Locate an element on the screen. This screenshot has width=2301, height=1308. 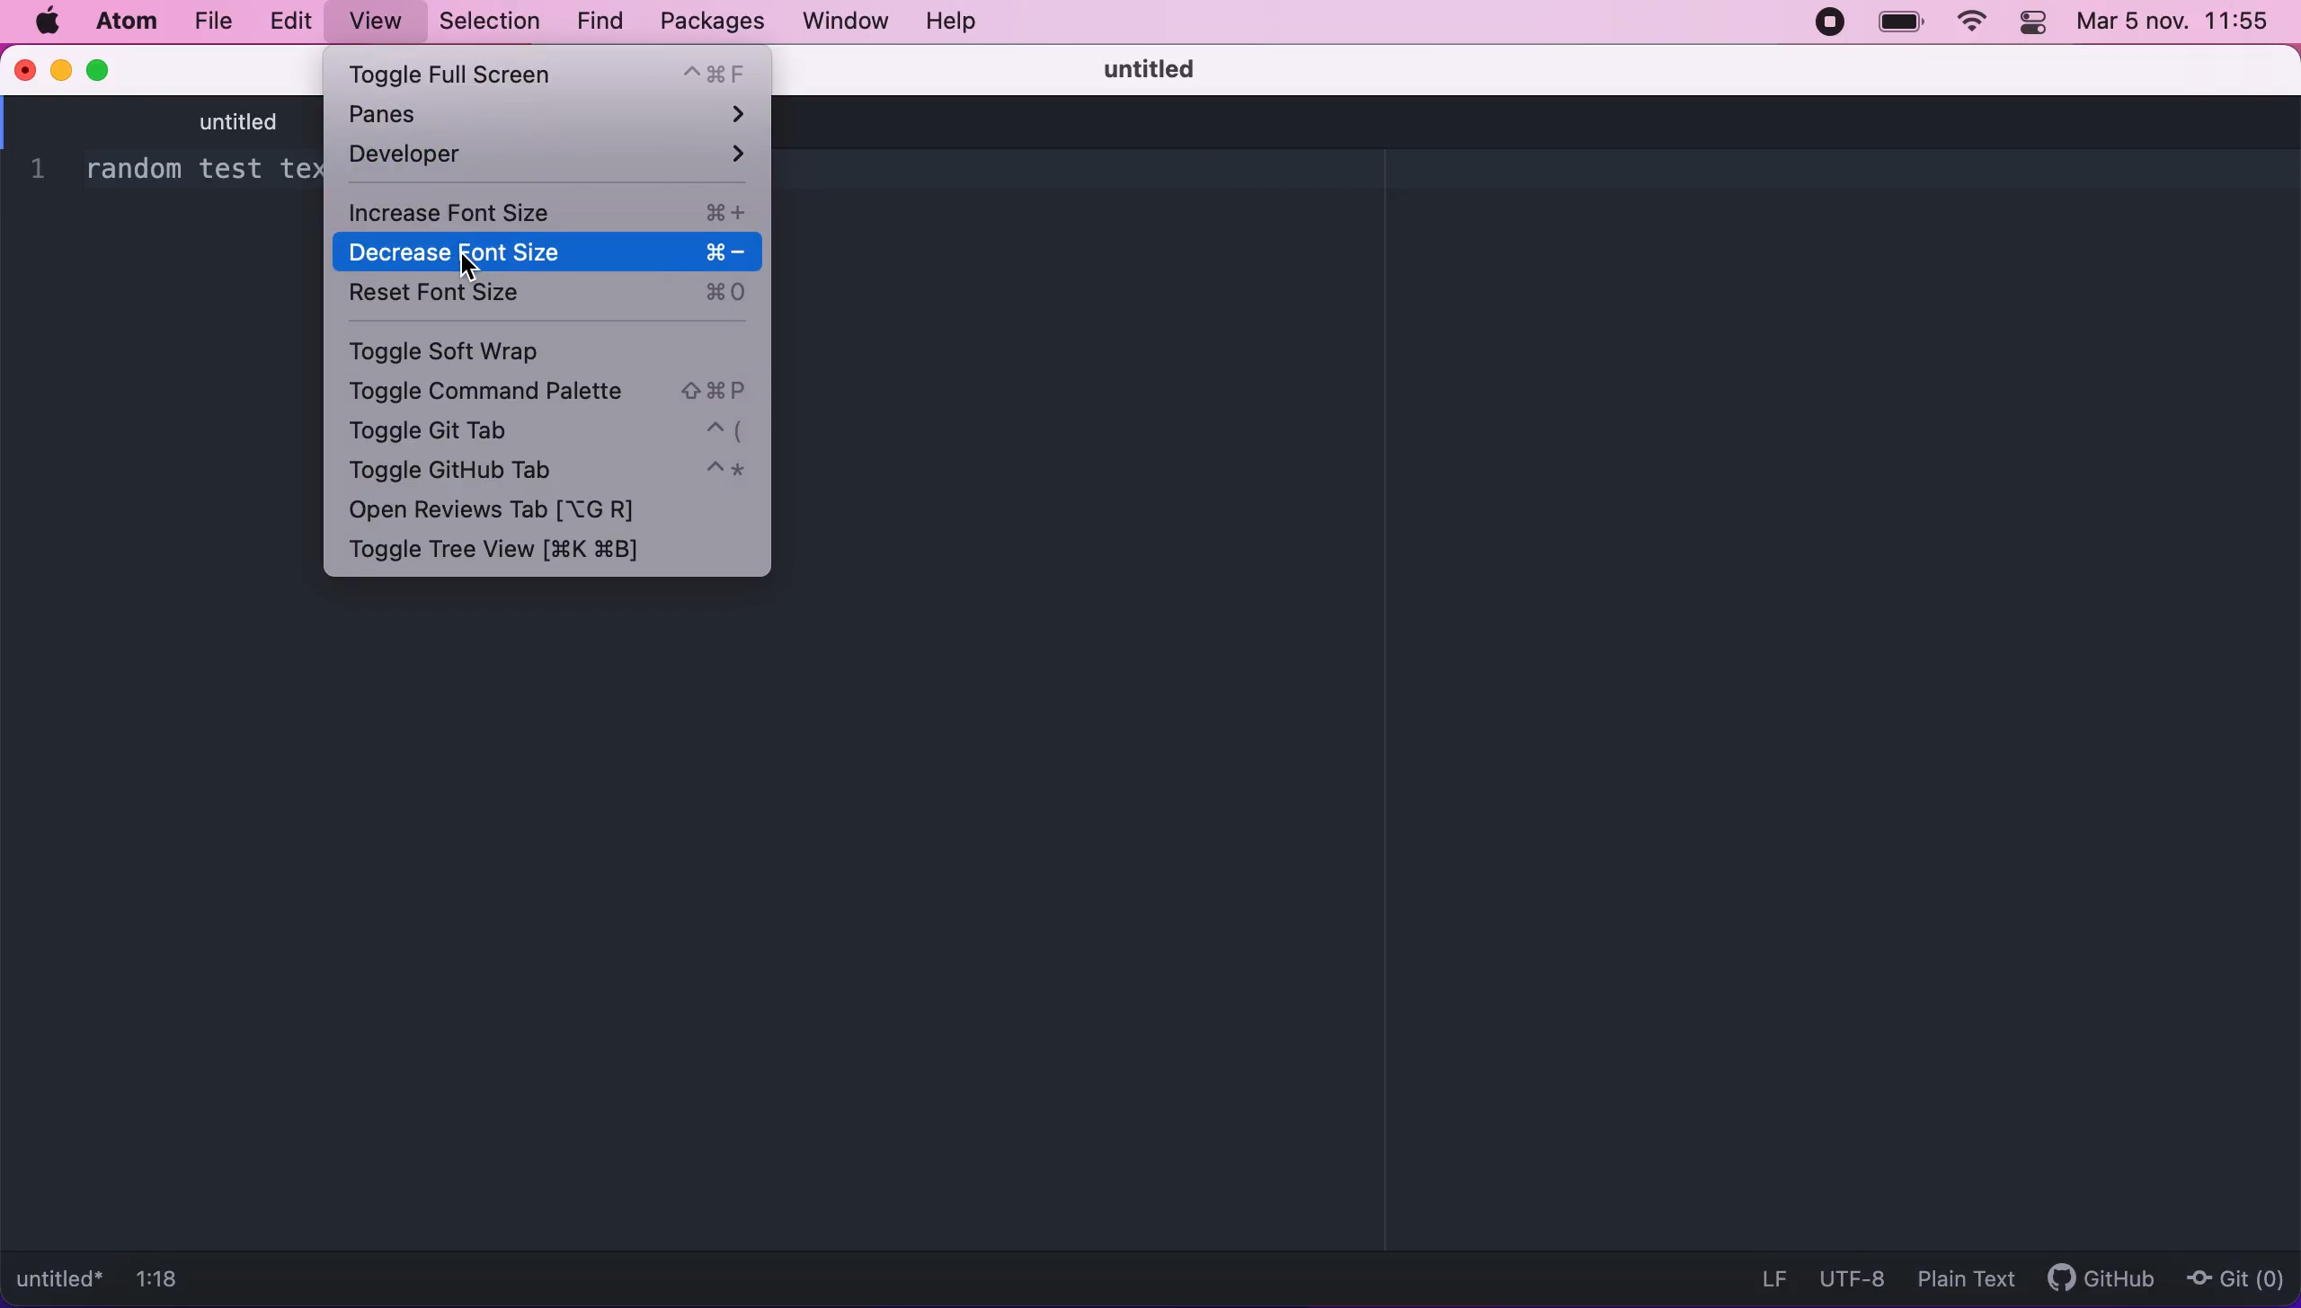
battery is located at coordinates (1894, 29).